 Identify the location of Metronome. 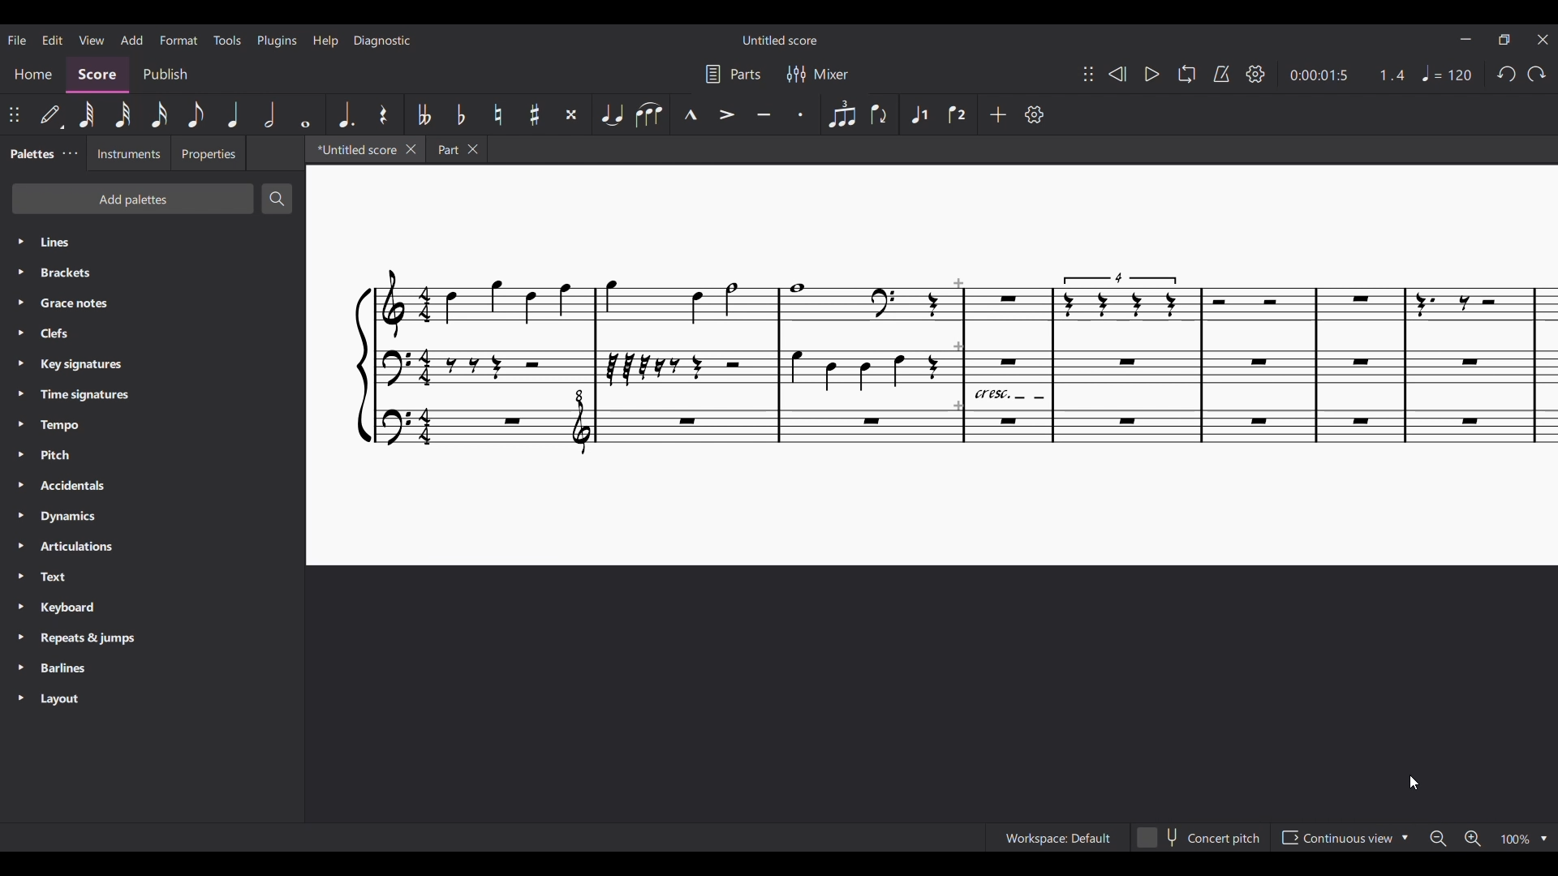
(1221, 74).